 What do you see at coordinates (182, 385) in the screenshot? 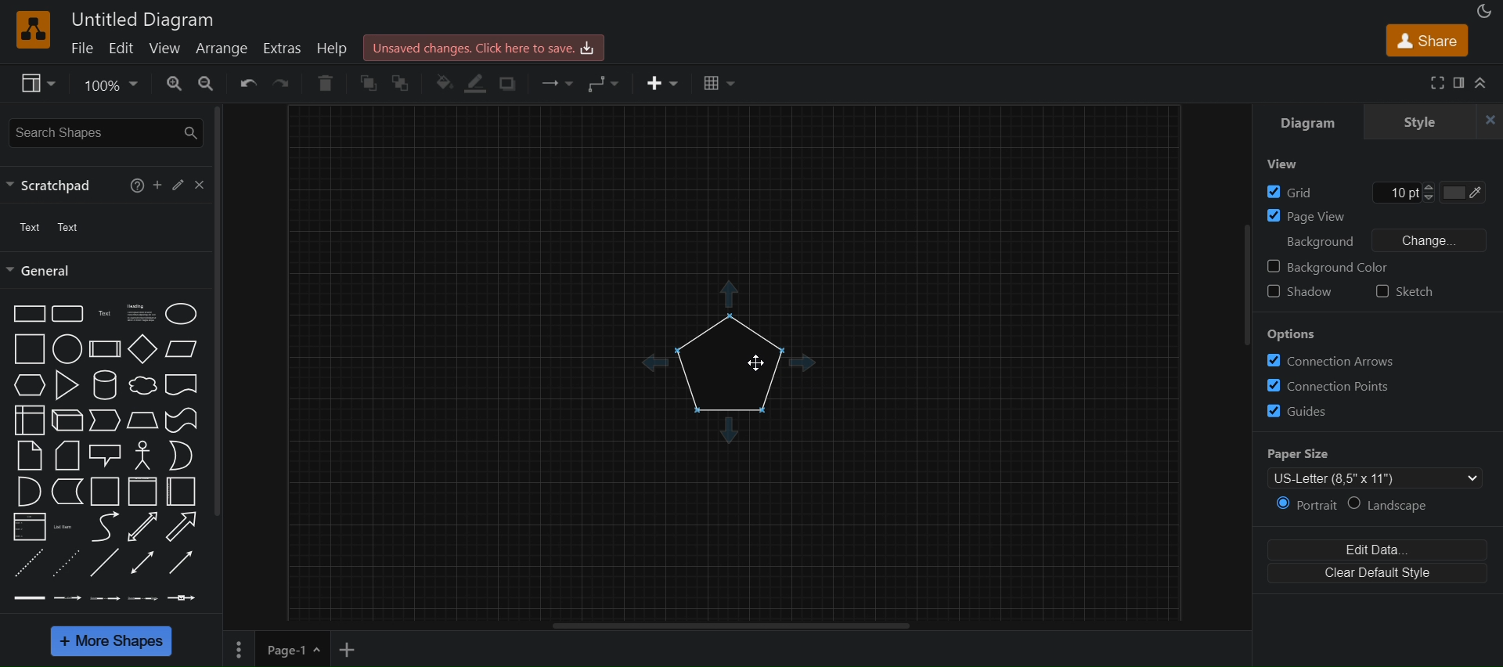
I see `Document` at bounding box center [182, 385].